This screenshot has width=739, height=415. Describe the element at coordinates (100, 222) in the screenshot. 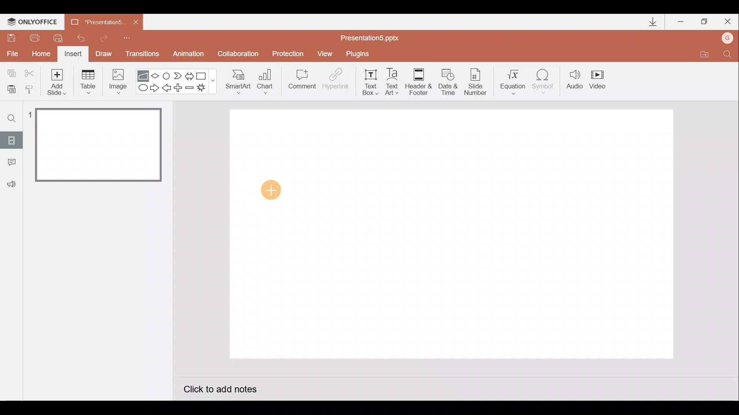

I see `Slide pane` at that location.